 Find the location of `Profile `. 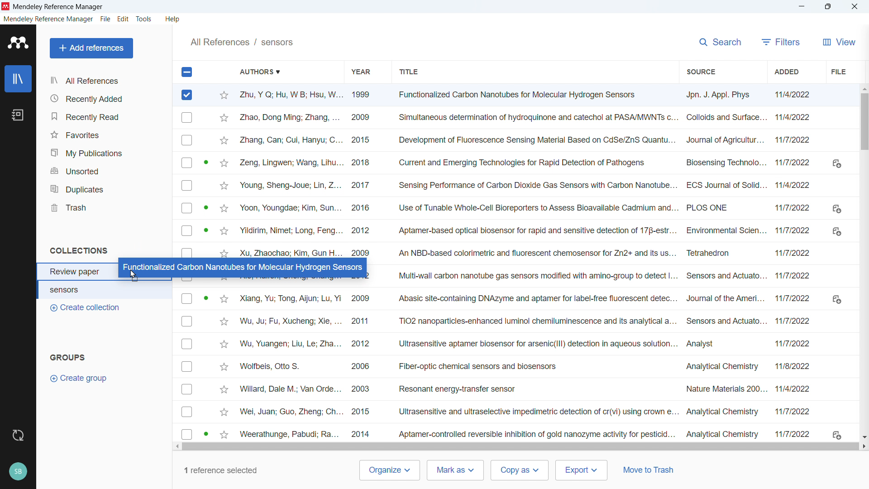

Profile  is located at coordinates (18, 472).